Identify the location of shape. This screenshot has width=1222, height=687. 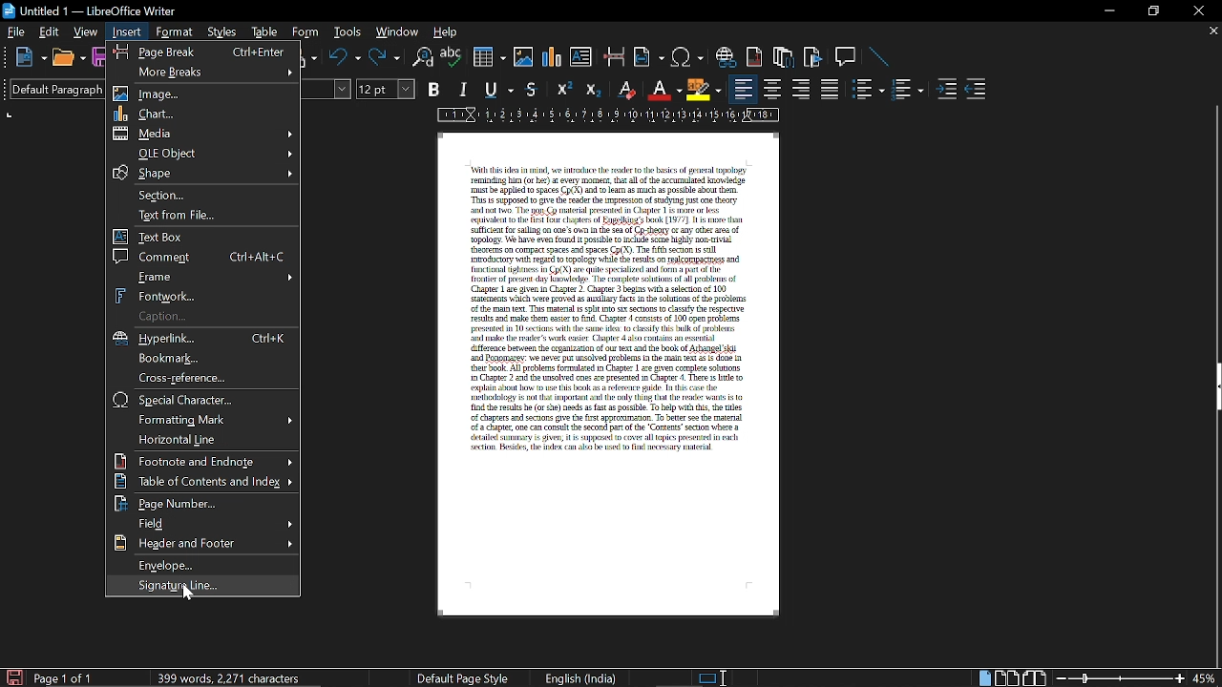
(202, 173).